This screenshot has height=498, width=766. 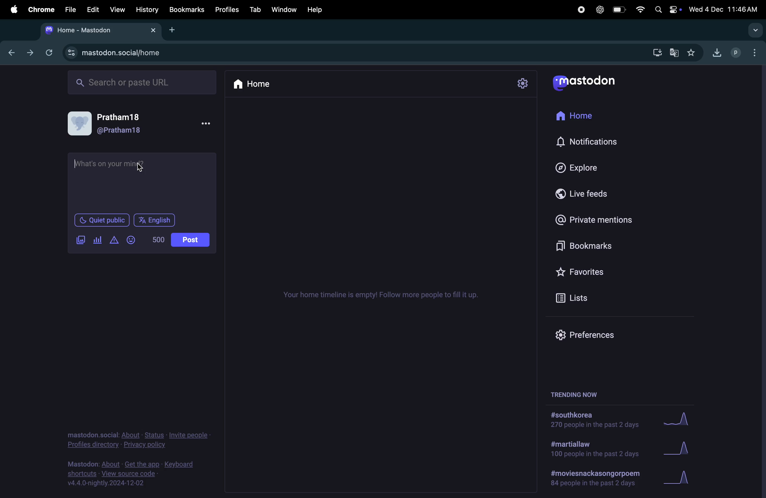 I want to click on # movies and poem, so click(x=594, y=480).